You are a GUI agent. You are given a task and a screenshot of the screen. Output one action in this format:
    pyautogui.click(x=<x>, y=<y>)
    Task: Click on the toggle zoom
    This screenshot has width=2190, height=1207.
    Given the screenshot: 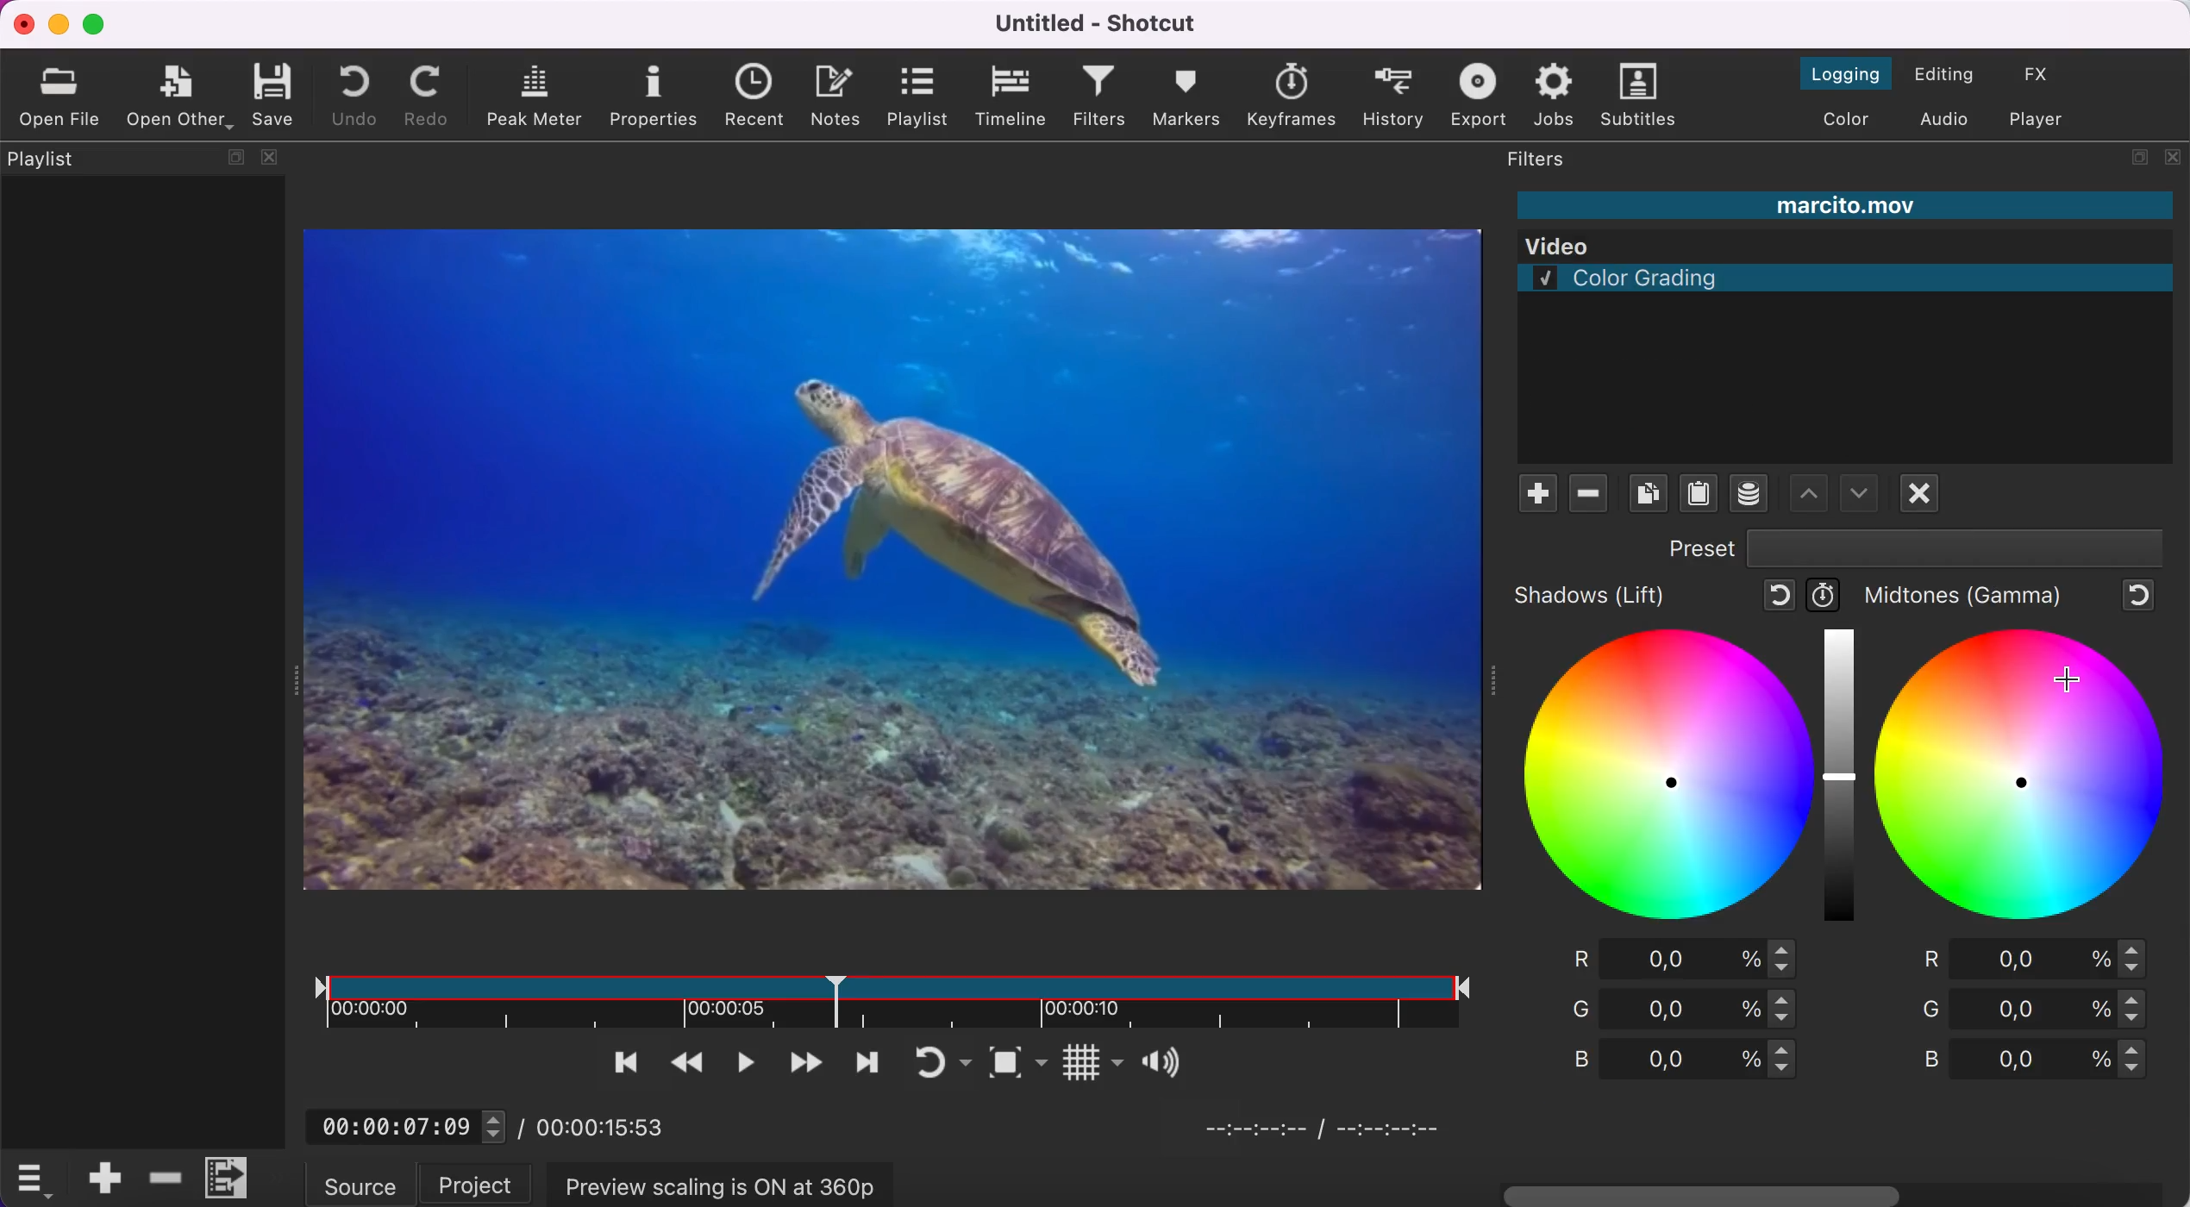 What is the action you would take?
    pyautogui.click(x=985, y=1062)
    